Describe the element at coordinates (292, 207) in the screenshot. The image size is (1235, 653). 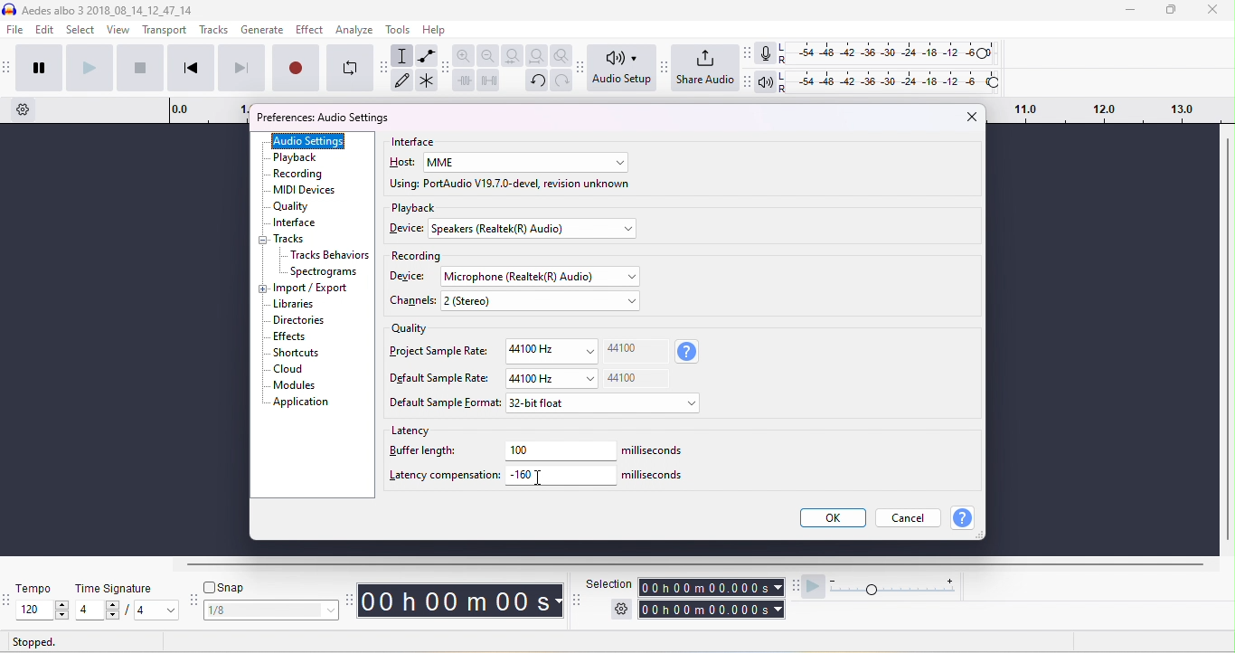
I see `quality` at that location.